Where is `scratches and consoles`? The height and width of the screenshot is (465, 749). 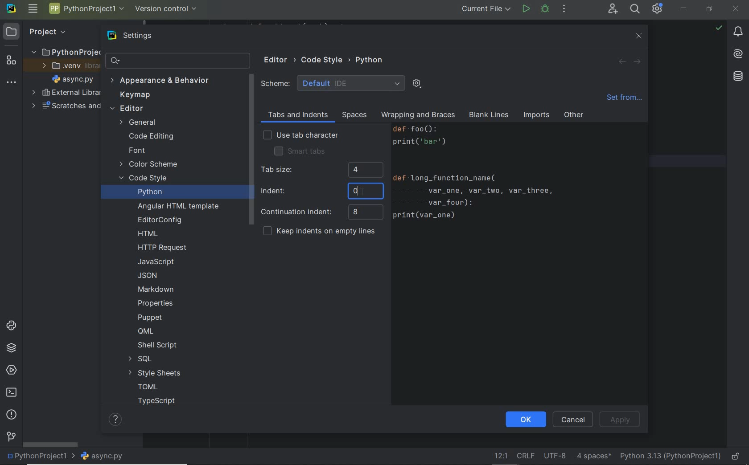
scratches and consoles is located at coordinates (62, 106).